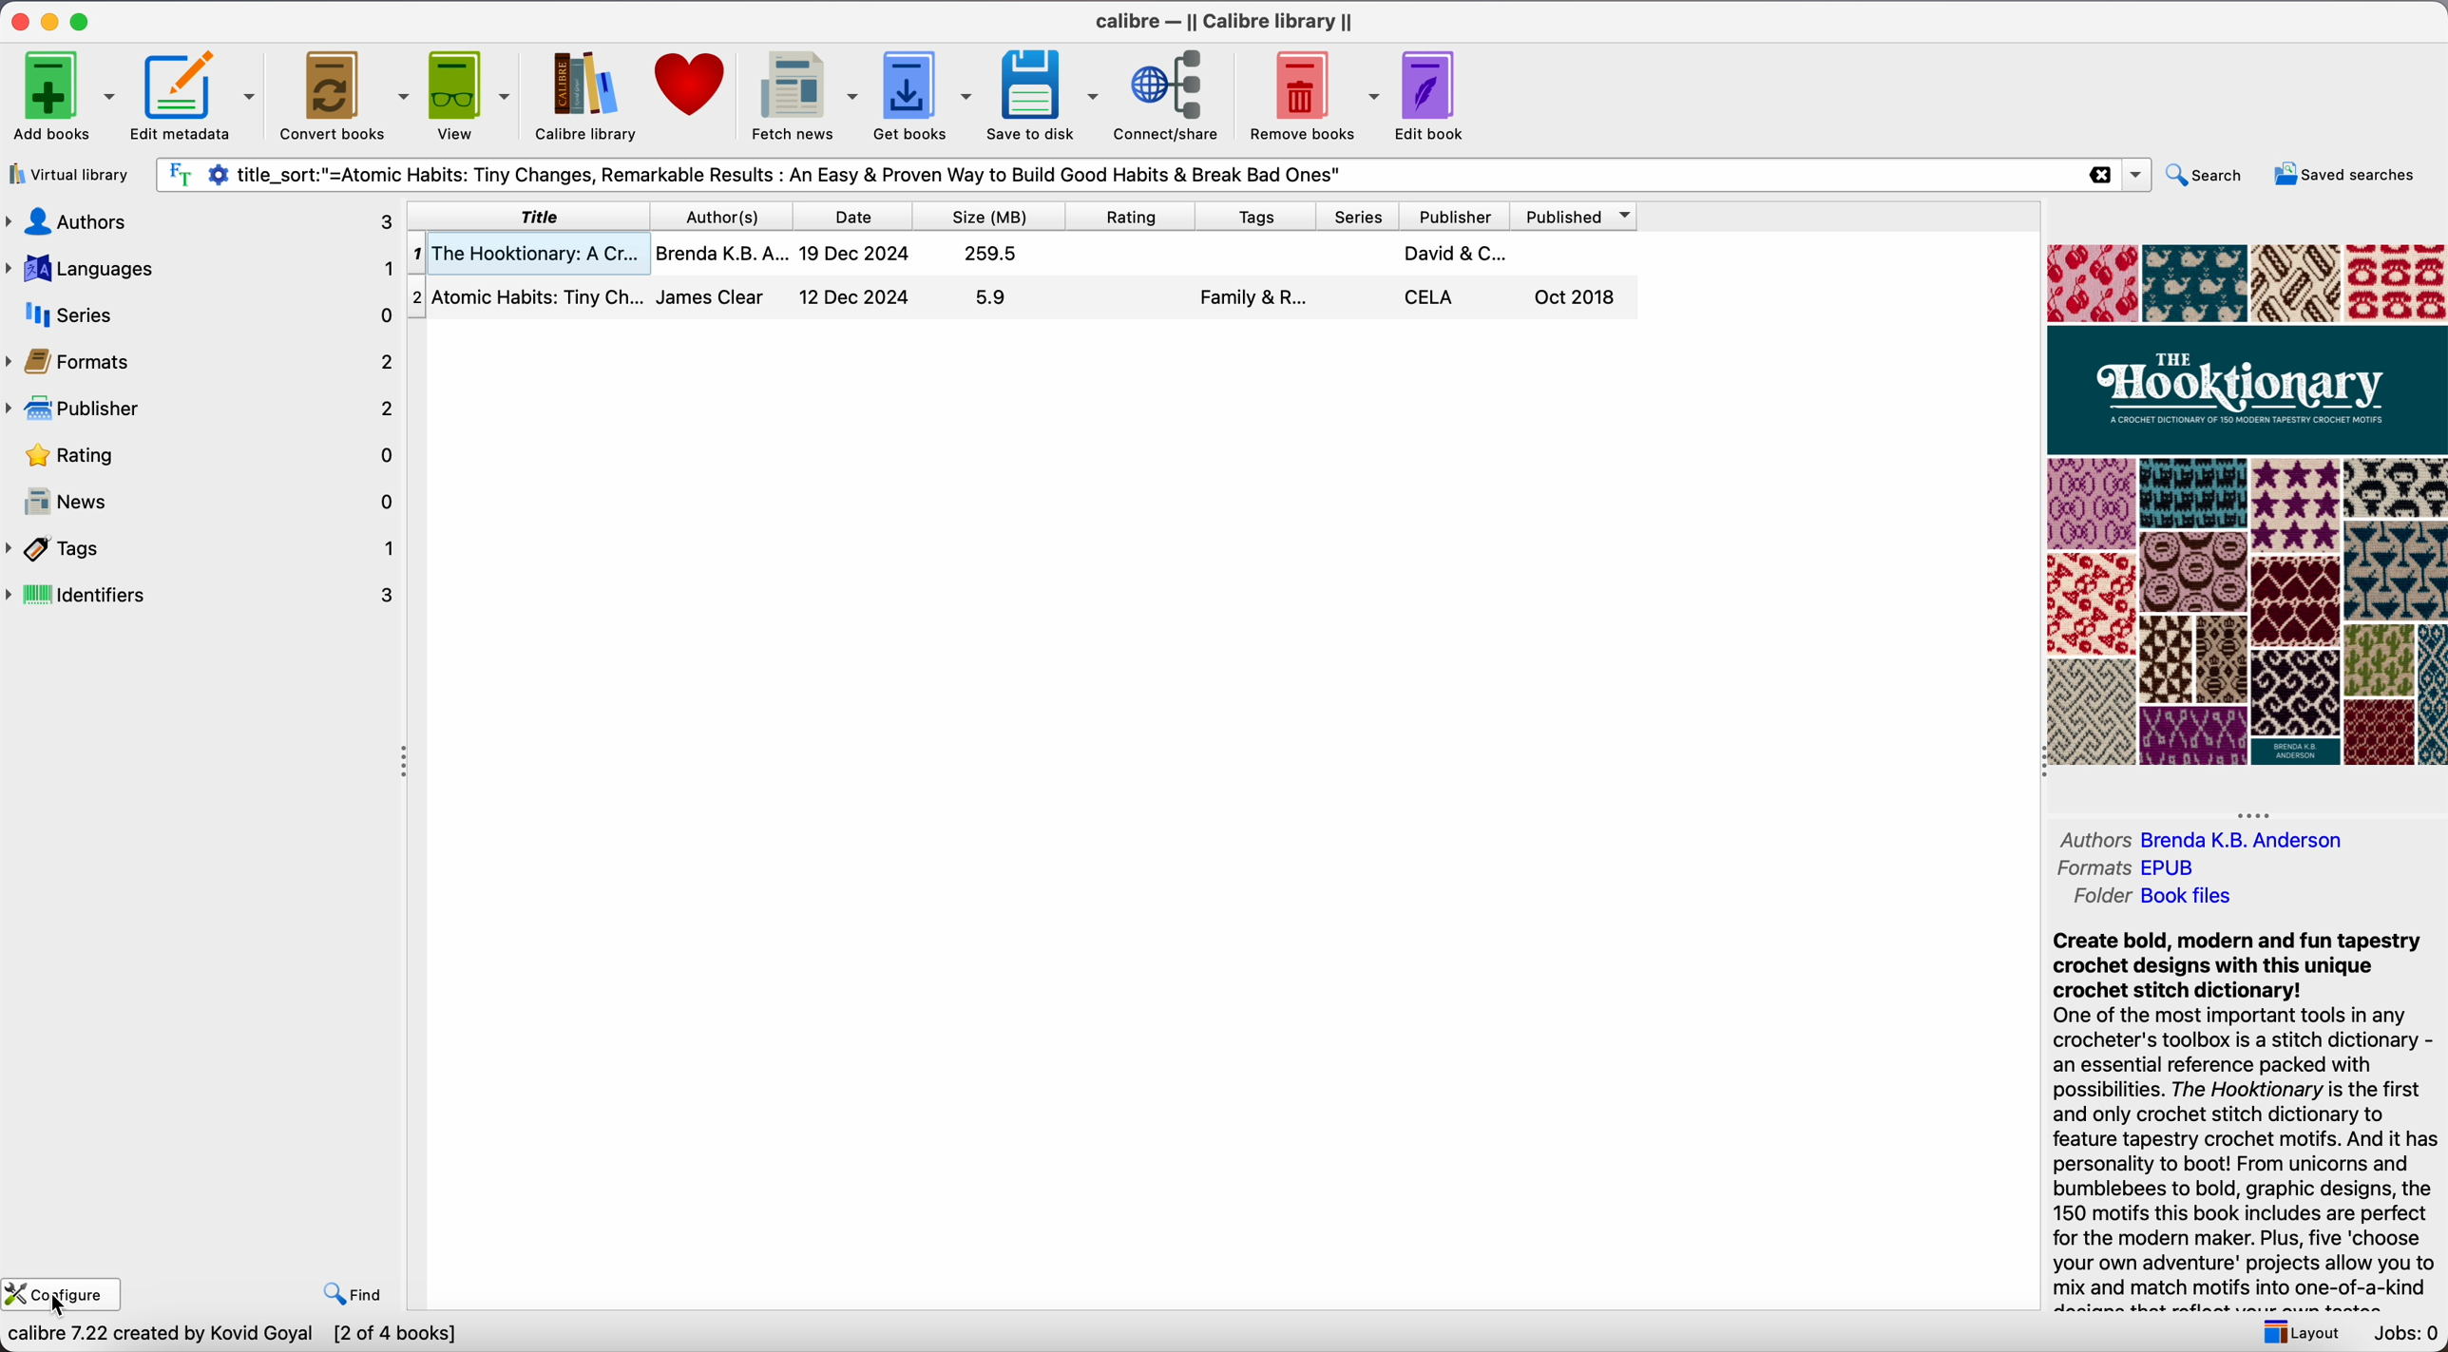 The width and height of the screenshot is (2448, 1352). Describe the element at coordinates (60, 1297) in the screenshot. I see `click on configure` at that location.